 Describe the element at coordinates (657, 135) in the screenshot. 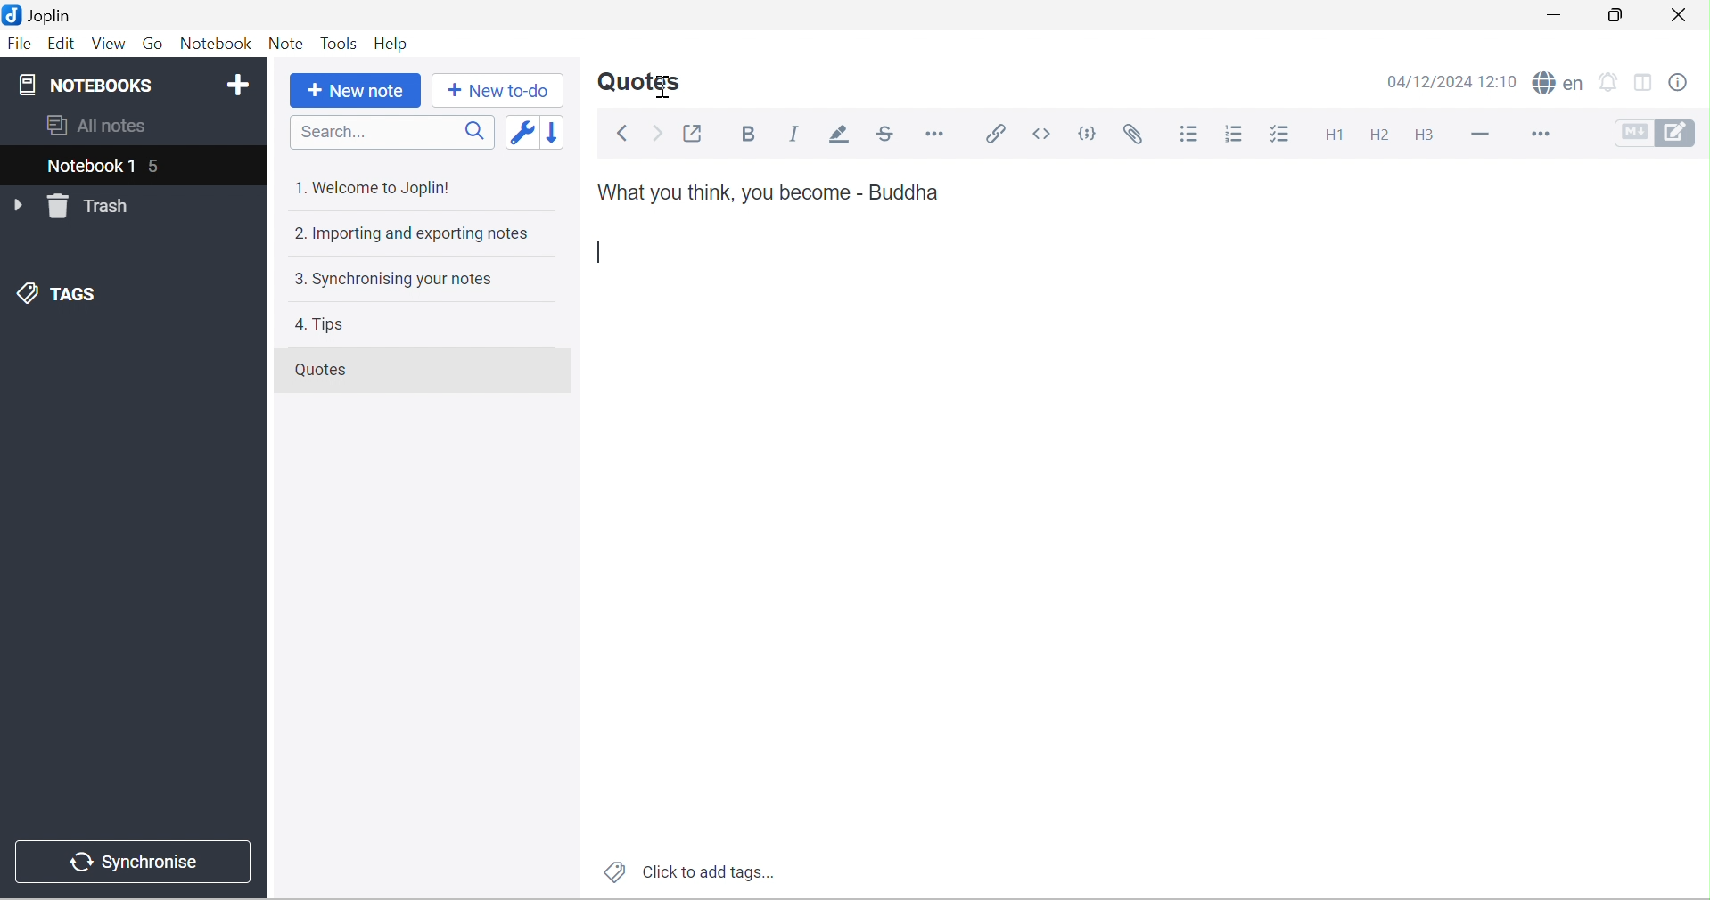

I see `Forward` at that location.